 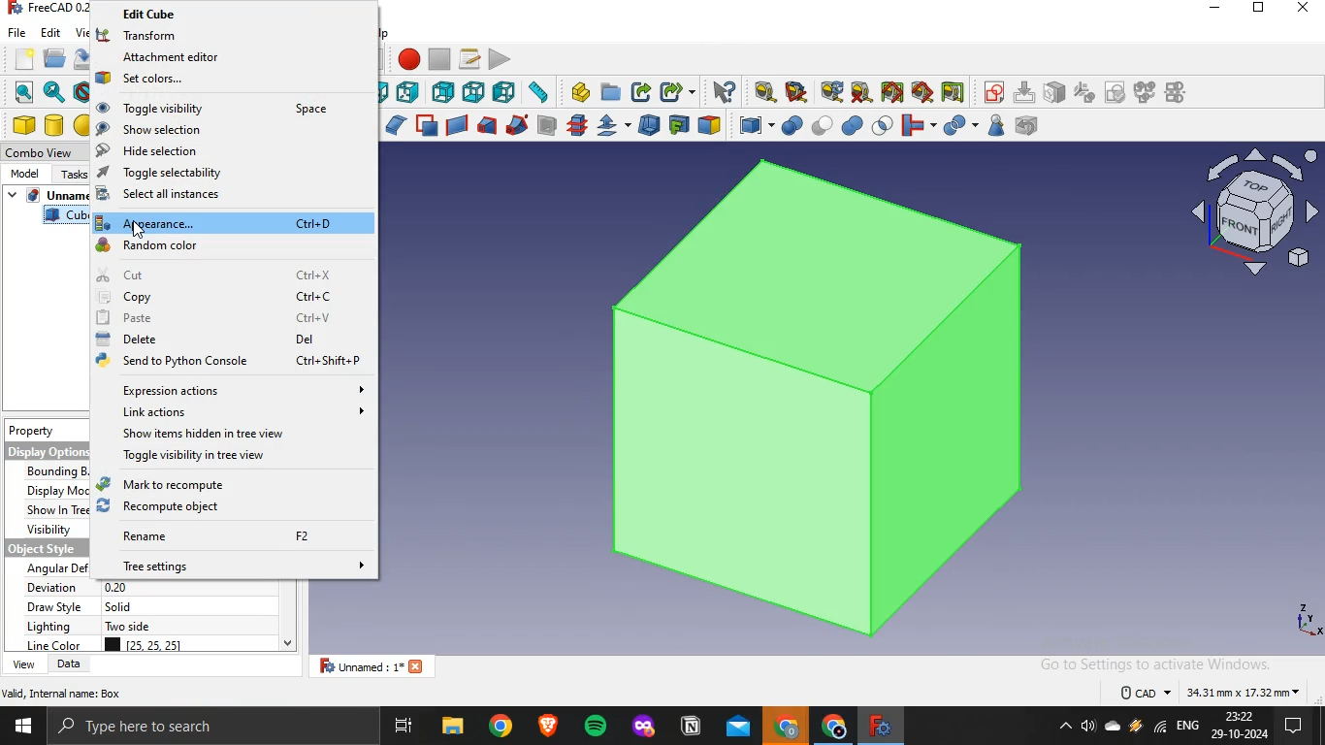 I want to click on section, so click(x=546, y=125).